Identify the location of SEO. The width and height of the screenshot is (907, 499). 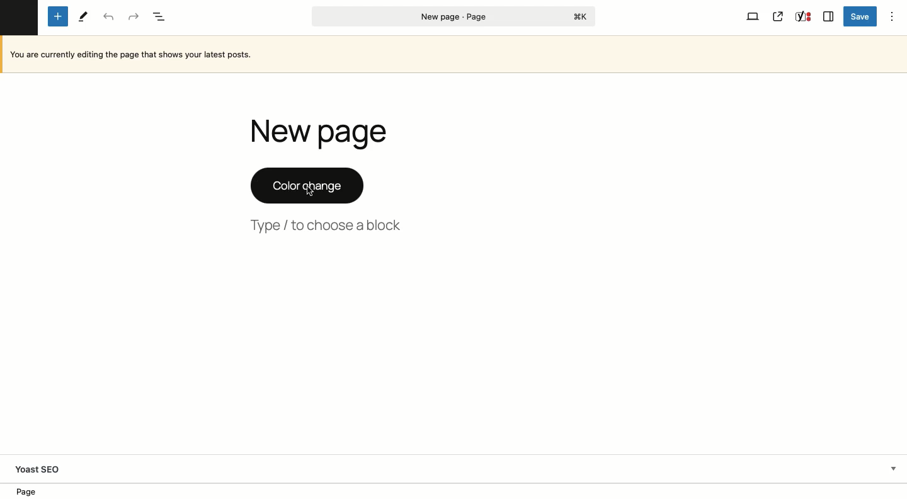
(804, 16).